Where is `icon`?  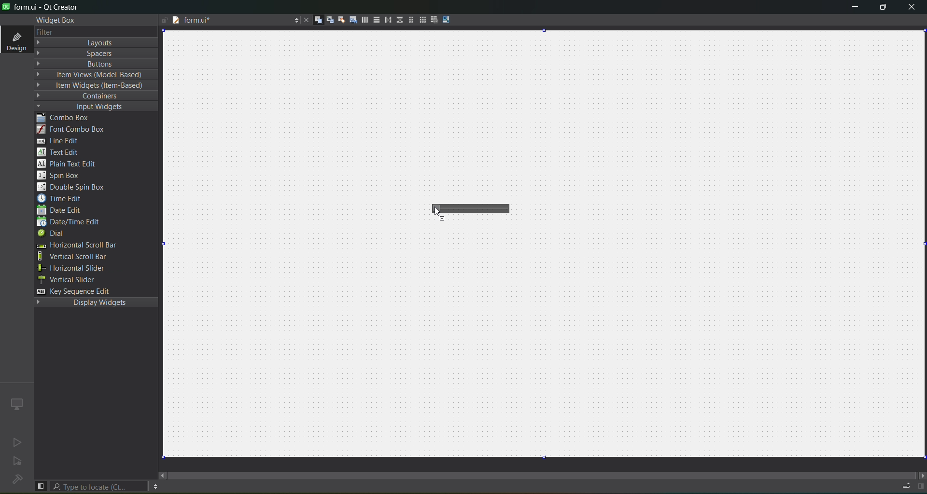
icon is located at coordinates (16, 403).